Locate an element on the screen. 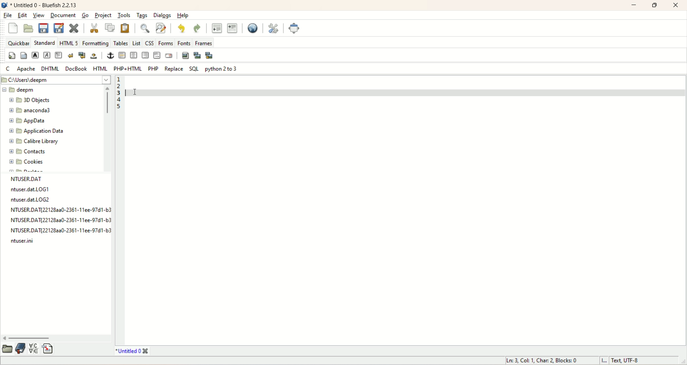 The width and height of the screenshot is (687, 365). file name is located at coordinates (34, 189).